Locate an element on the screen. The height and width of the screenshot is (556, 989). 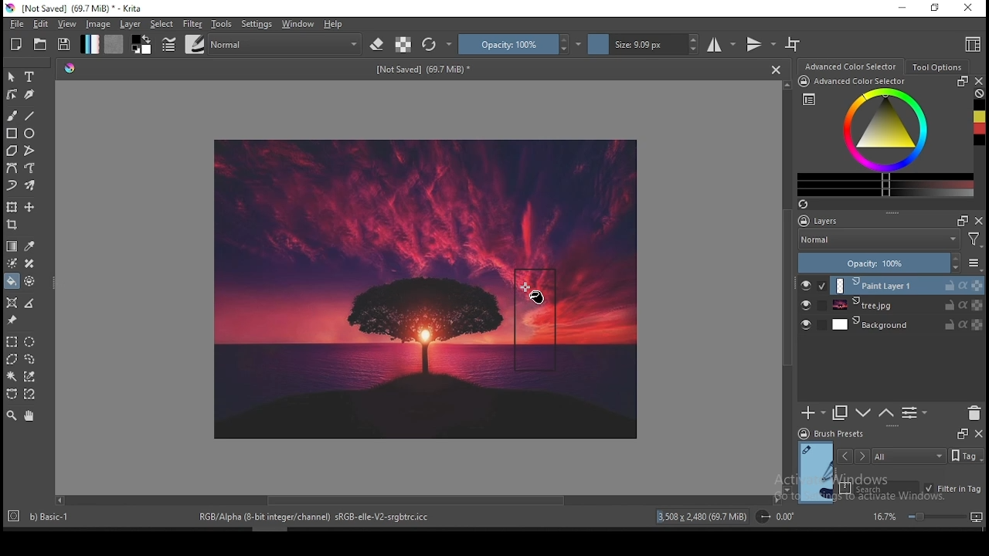
filter is located at coordinates (192, 23).